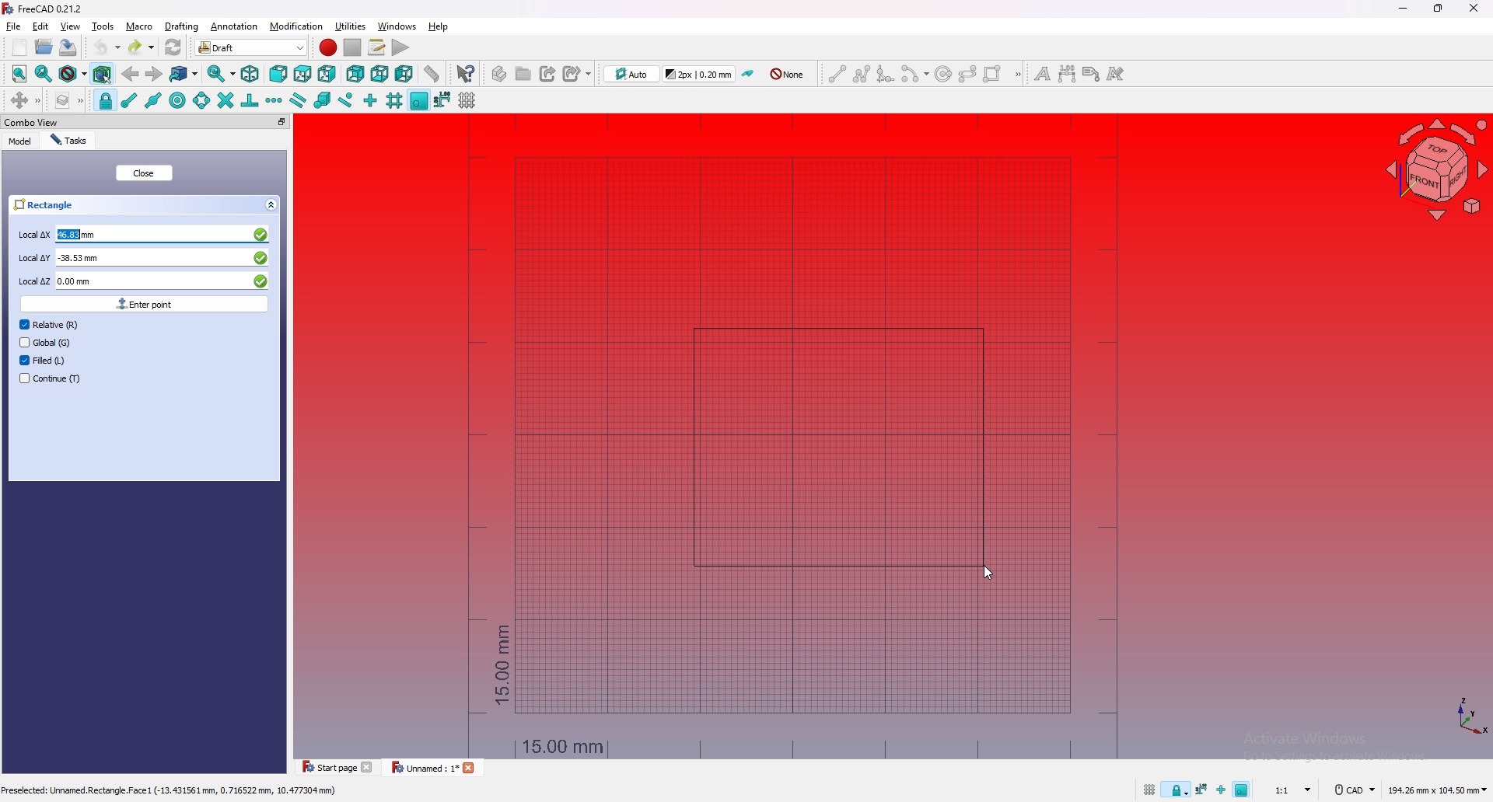 The height and width of the screenshot is (802, 1493). I want to click on -38.53 mm, so click(162, 257).